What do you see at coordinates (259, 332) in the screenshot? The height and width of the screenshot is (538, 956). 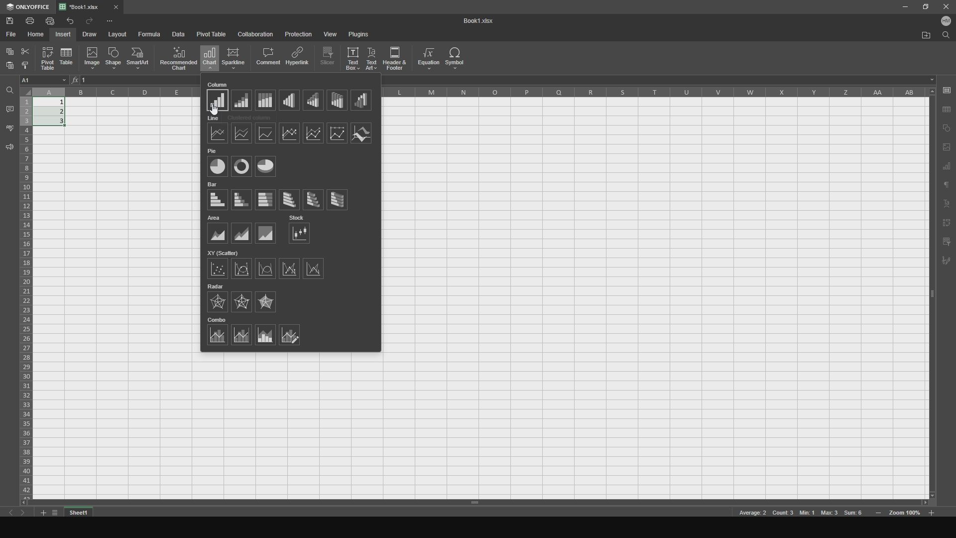 I see `combos` at bounding box center [259, 332].